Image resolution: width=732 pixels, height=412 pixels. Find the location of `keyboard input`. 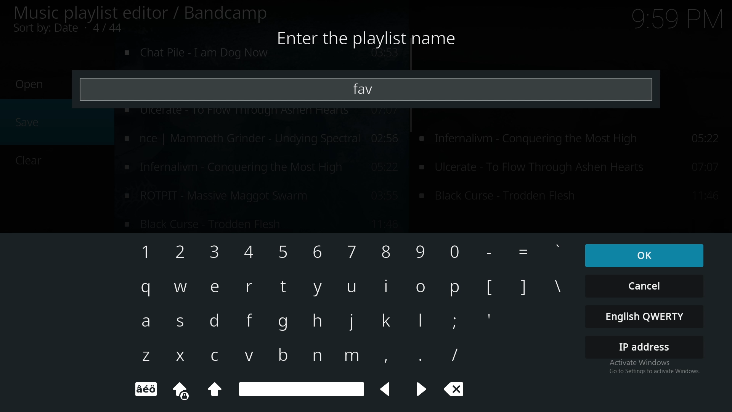

keyboard input is located at coordinates (456, 250).